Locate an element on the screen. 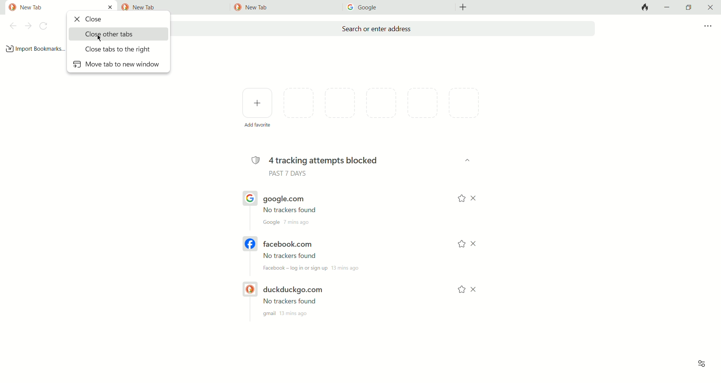  add to favorite is located at coordinates (457, 291).